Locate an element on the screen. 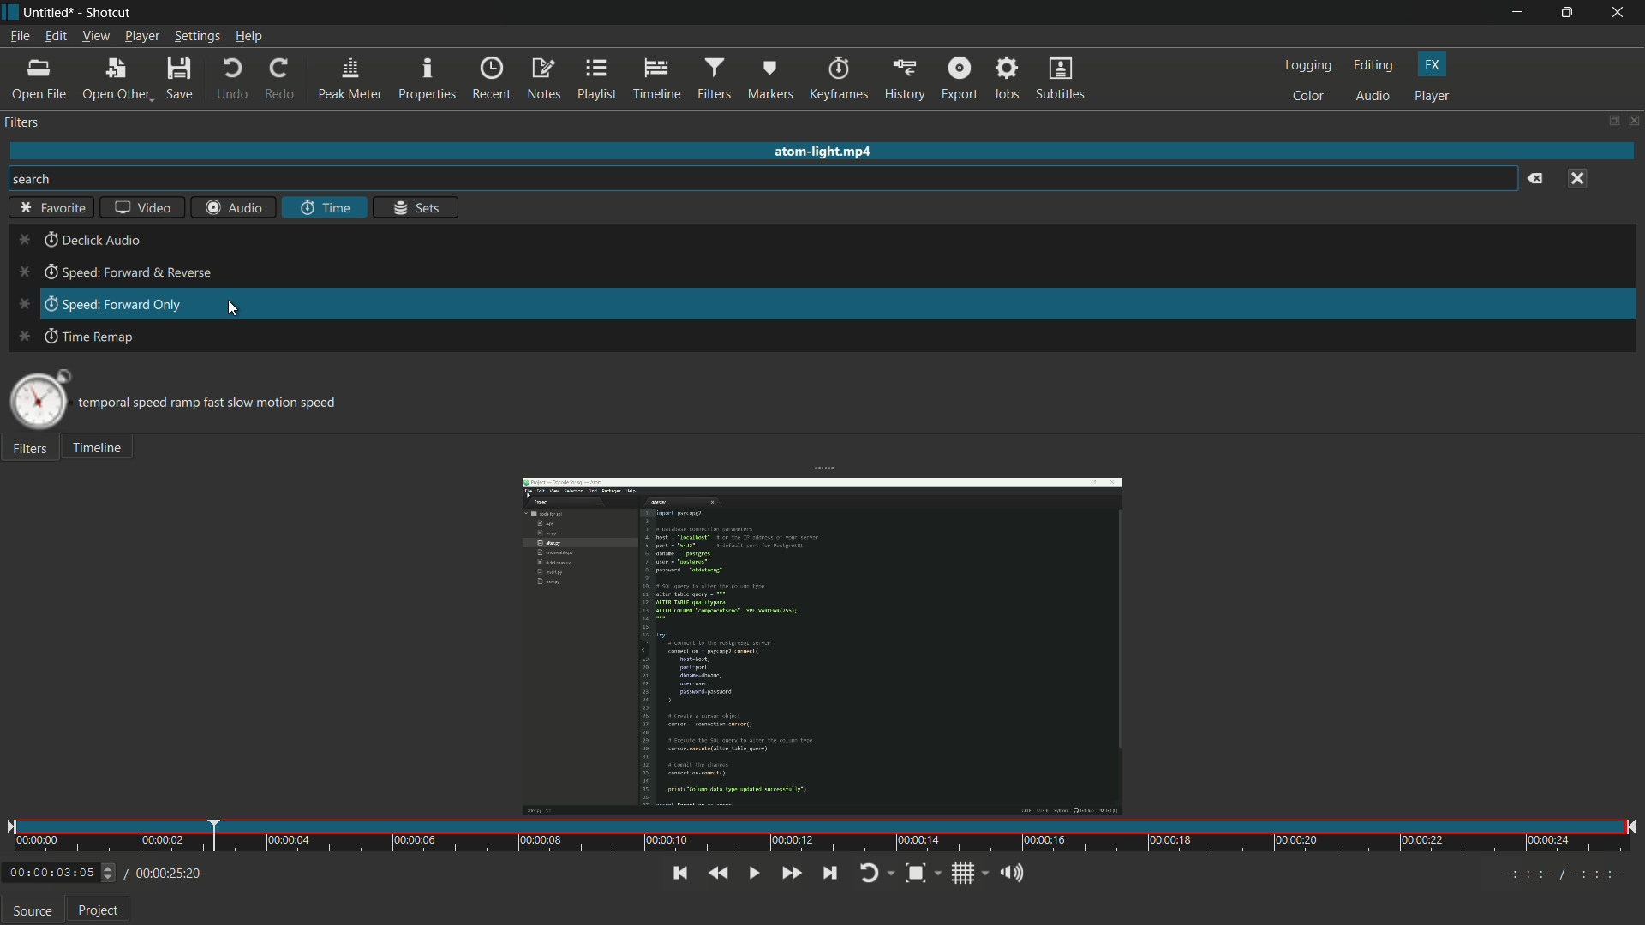  atom-light mp4 (opened file) is located at coordinates (828, 149).